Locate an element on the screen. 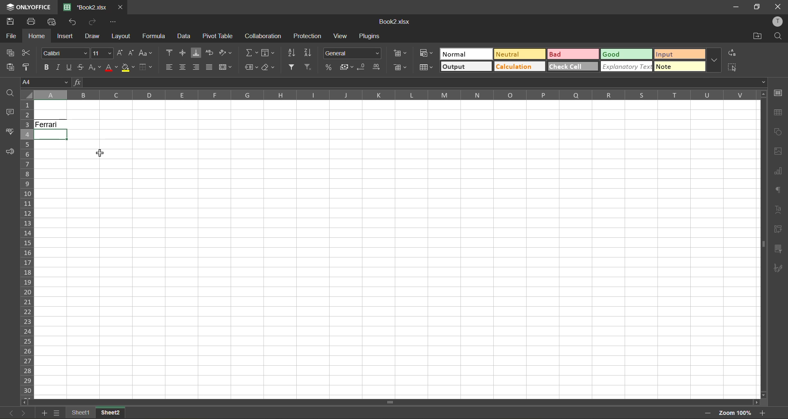 The height and width of the screenshot is (419, 788). named ranges is located at coordinates (252, 68).